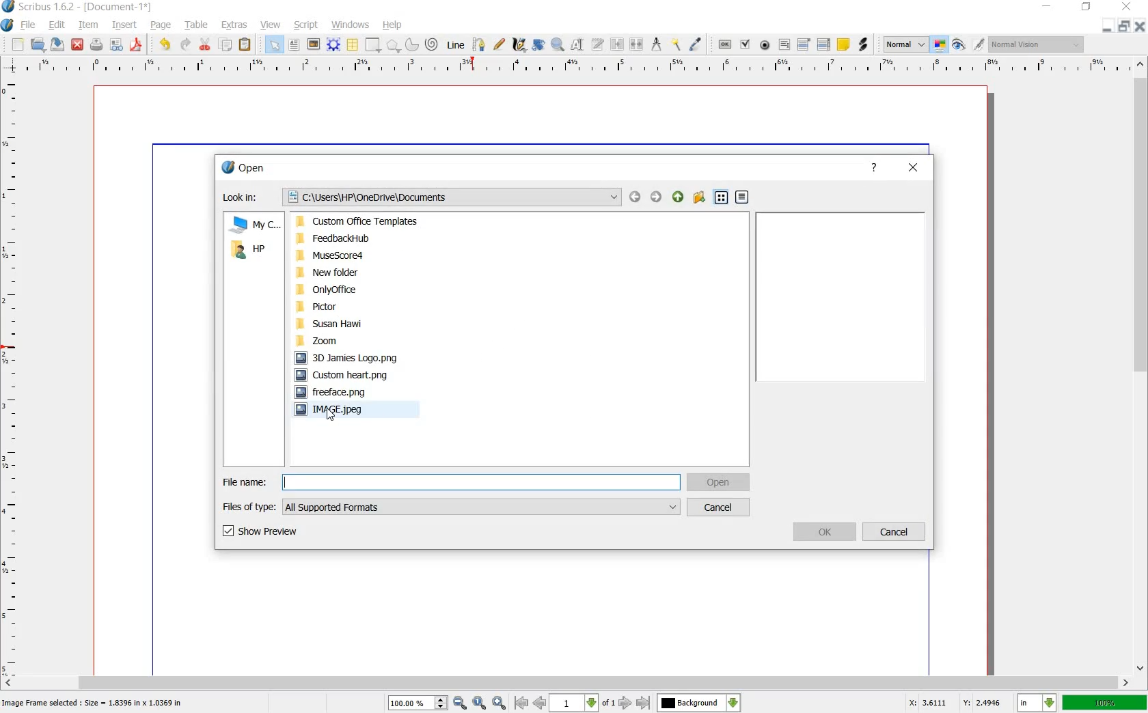  What do you see at coordinates (334, 253) in the screenshot?
I see `MuseScore4` at bounding box center [334, 253].